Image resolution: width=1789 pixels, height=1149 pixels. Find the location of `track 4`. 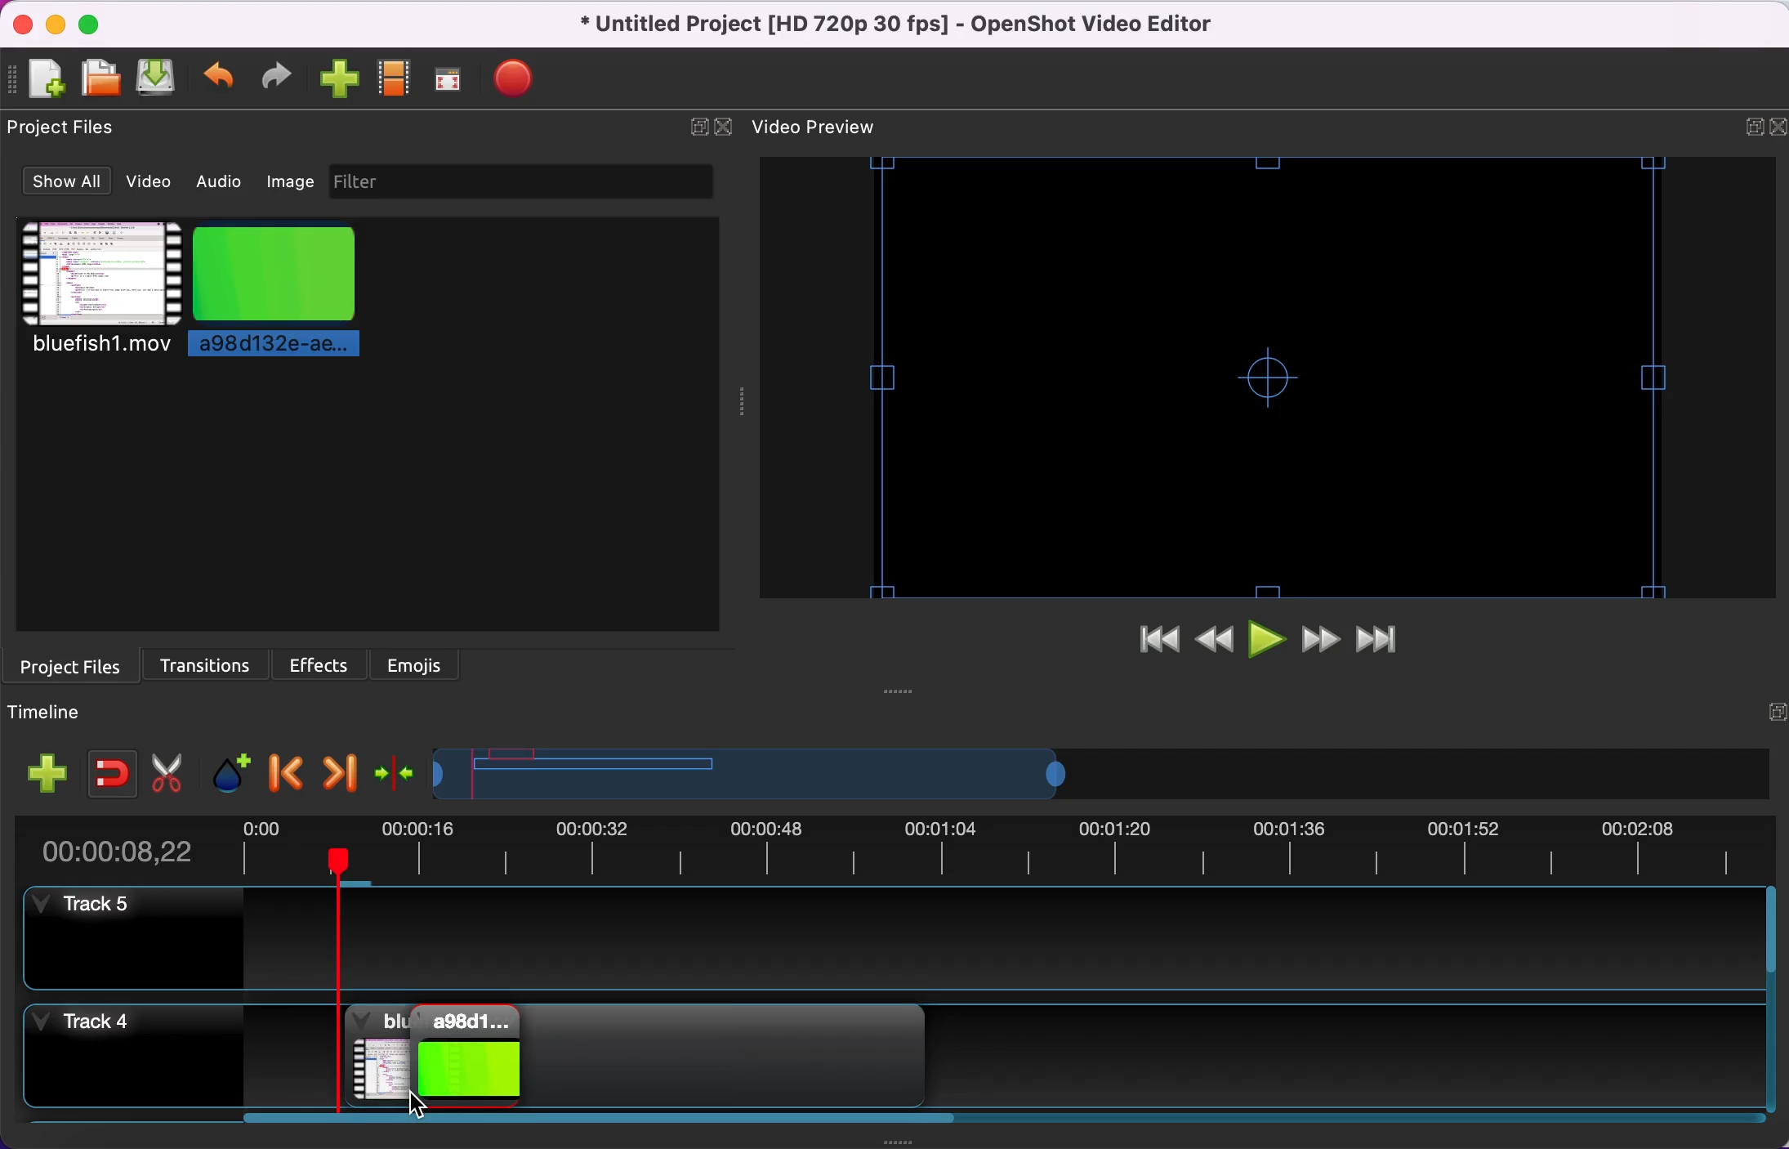

track 4 is located at coordinates (123, 1054).